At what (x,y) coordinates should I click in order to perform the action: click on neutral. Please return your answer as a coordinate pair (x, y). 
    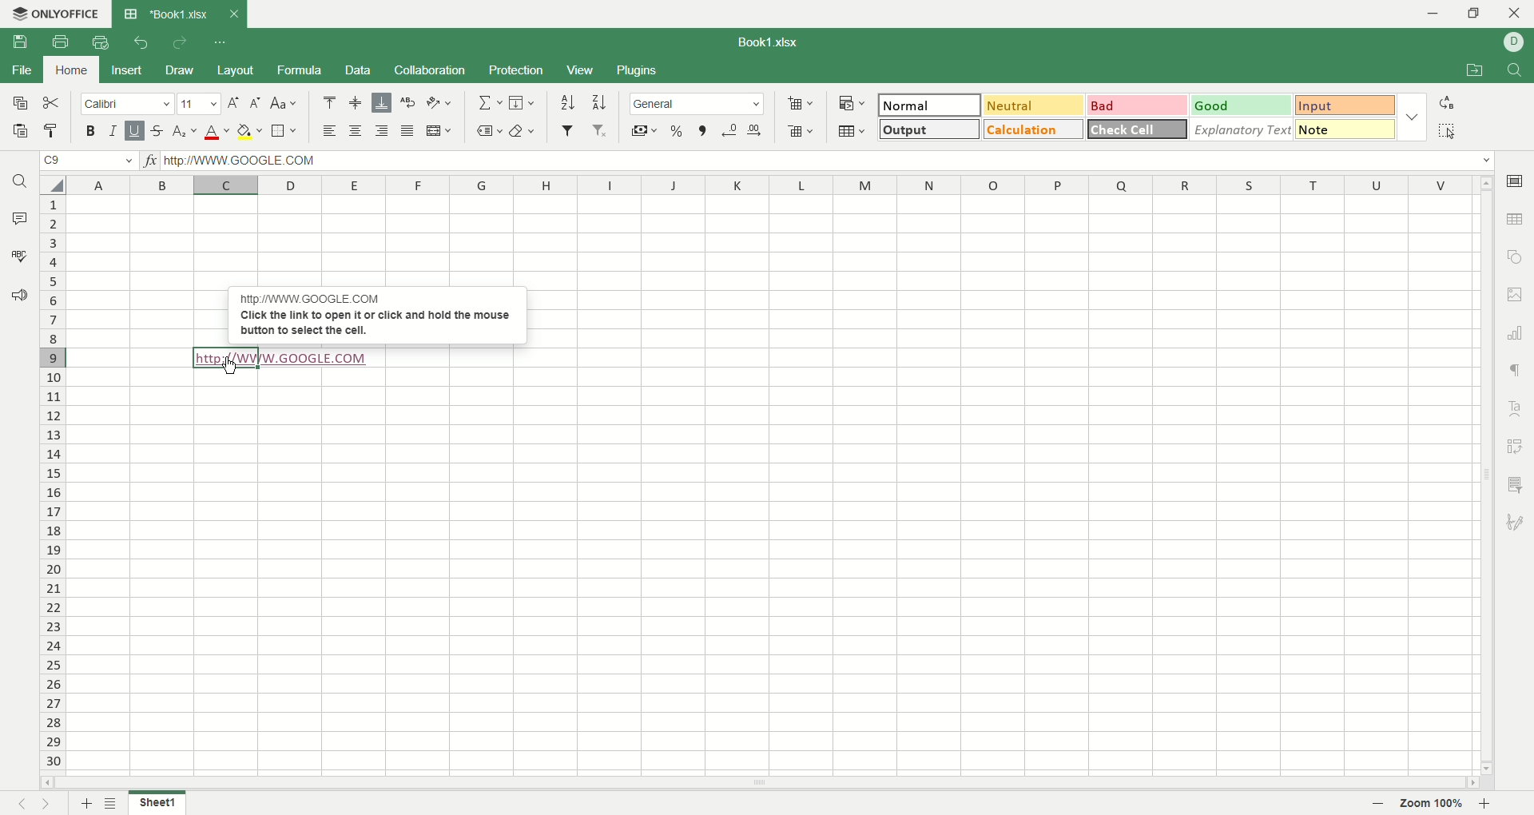
    Looking at the image, I should click on (1031, 105).